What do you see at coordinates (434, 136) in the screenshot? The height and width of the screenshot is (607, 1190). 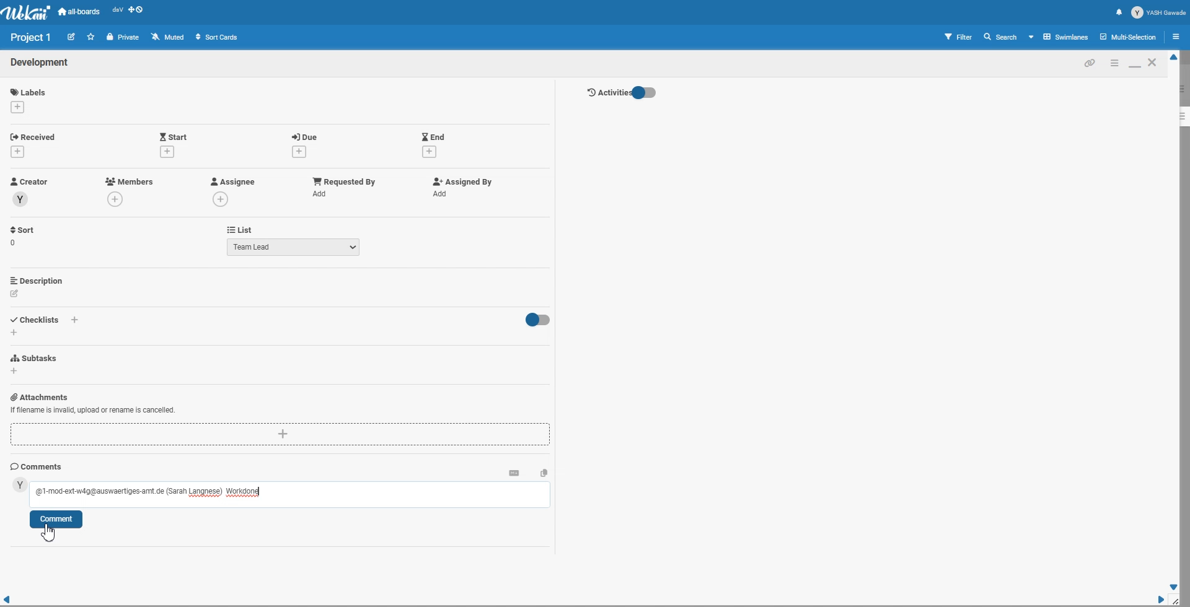 I see `Add End Date` at bounding box center [434, 136].